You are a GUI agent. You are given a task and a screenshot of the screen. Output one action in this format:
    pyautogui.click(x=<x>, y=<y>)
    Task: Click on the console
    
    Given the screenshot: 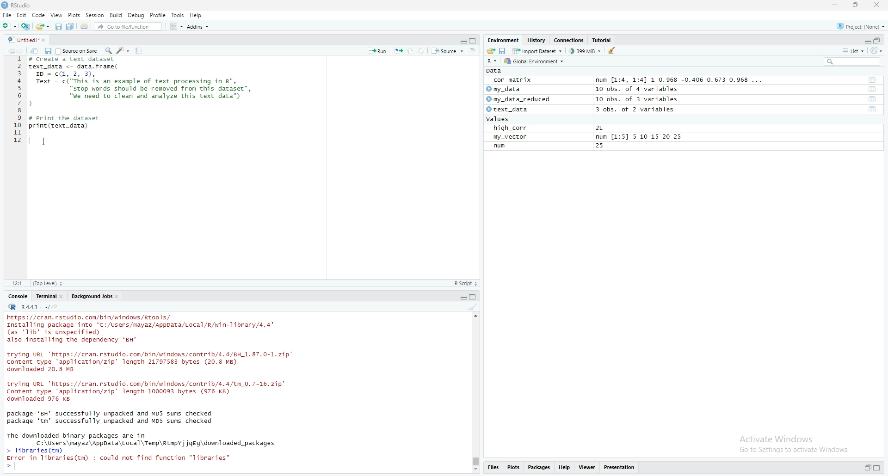 What is the action you would take?
    pyautogui.click(x=19, y=296)
    